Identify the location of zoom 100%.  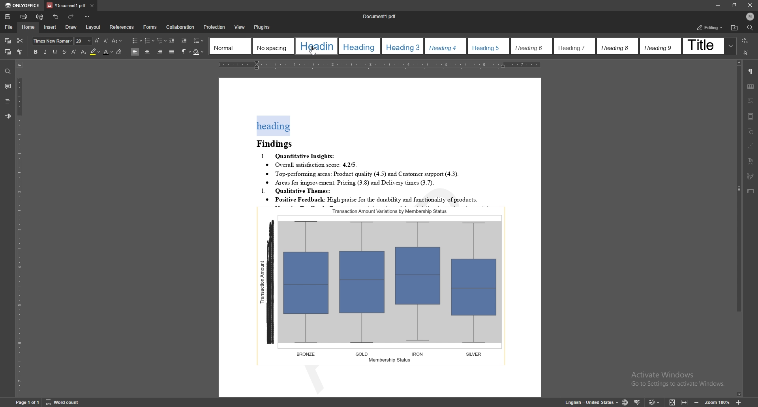
(720, 403).